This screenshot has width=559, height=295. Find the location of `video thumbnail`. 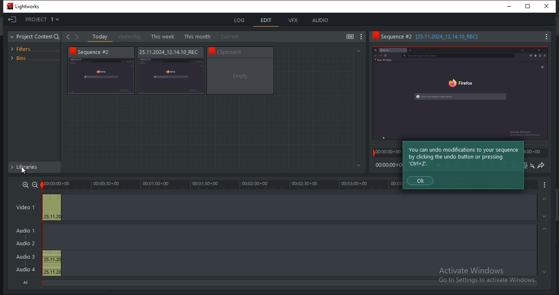

video thumbnail is located at coordinates (240, 76).